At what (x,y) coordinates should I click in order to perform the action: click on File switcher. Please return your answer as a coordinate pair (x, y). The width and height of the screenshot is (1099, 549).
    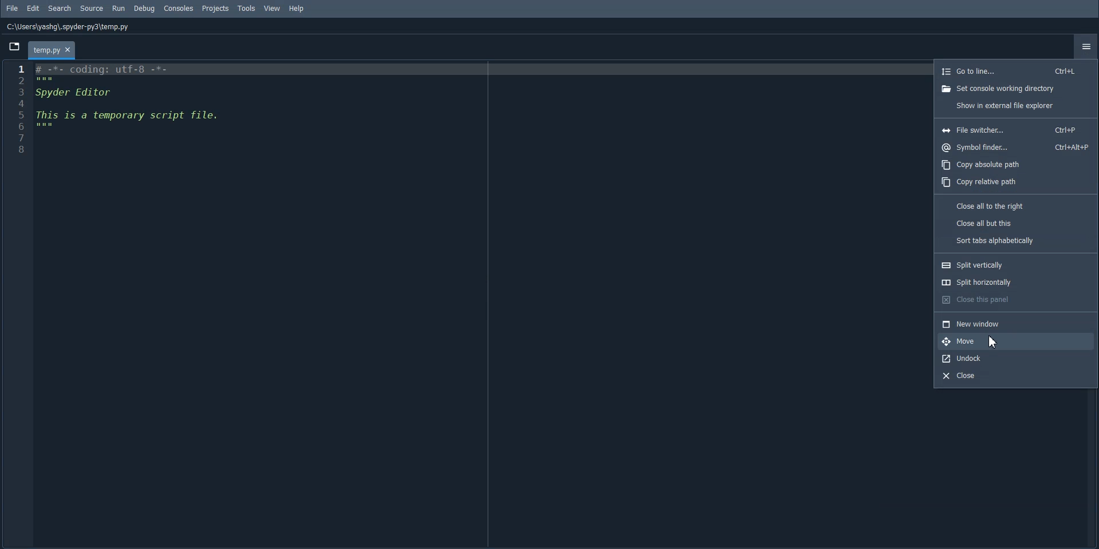
    Looking at the image, I should click on (1014, 130).